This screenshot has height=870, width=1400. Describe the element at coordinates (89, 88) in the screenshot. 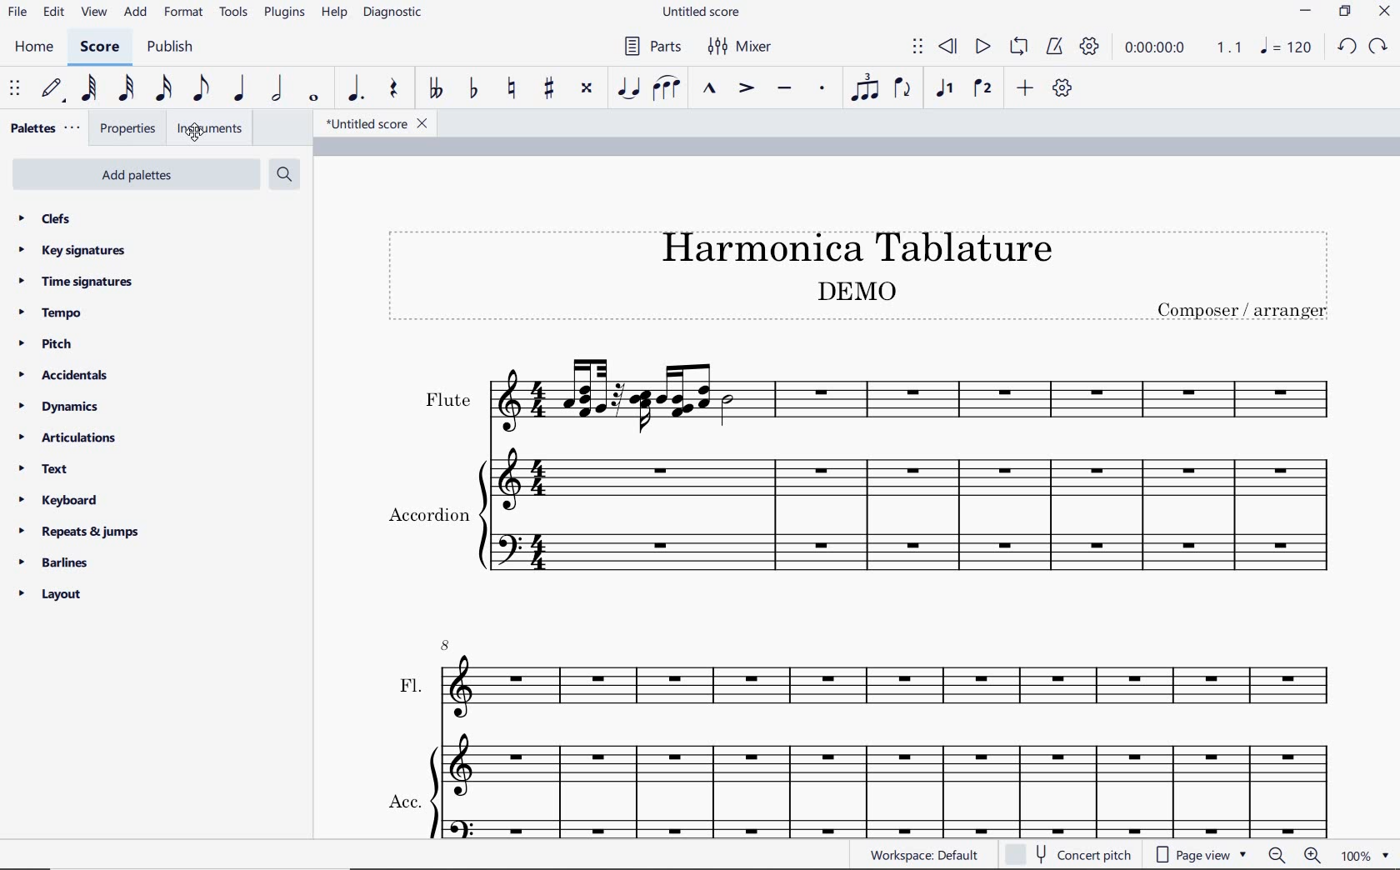

I see `64th note` at that location.